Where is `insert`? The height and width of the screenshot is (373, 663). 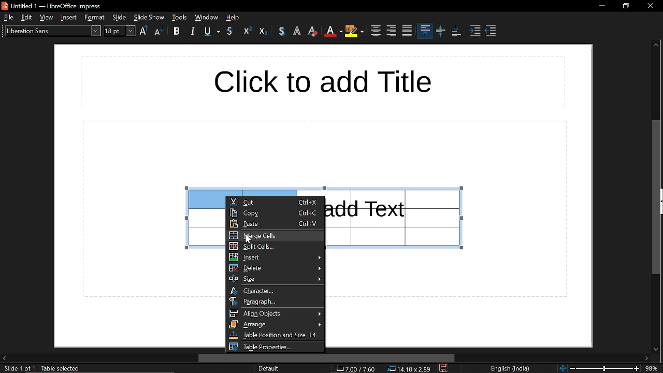 insert is located at coordinates (275, 257).